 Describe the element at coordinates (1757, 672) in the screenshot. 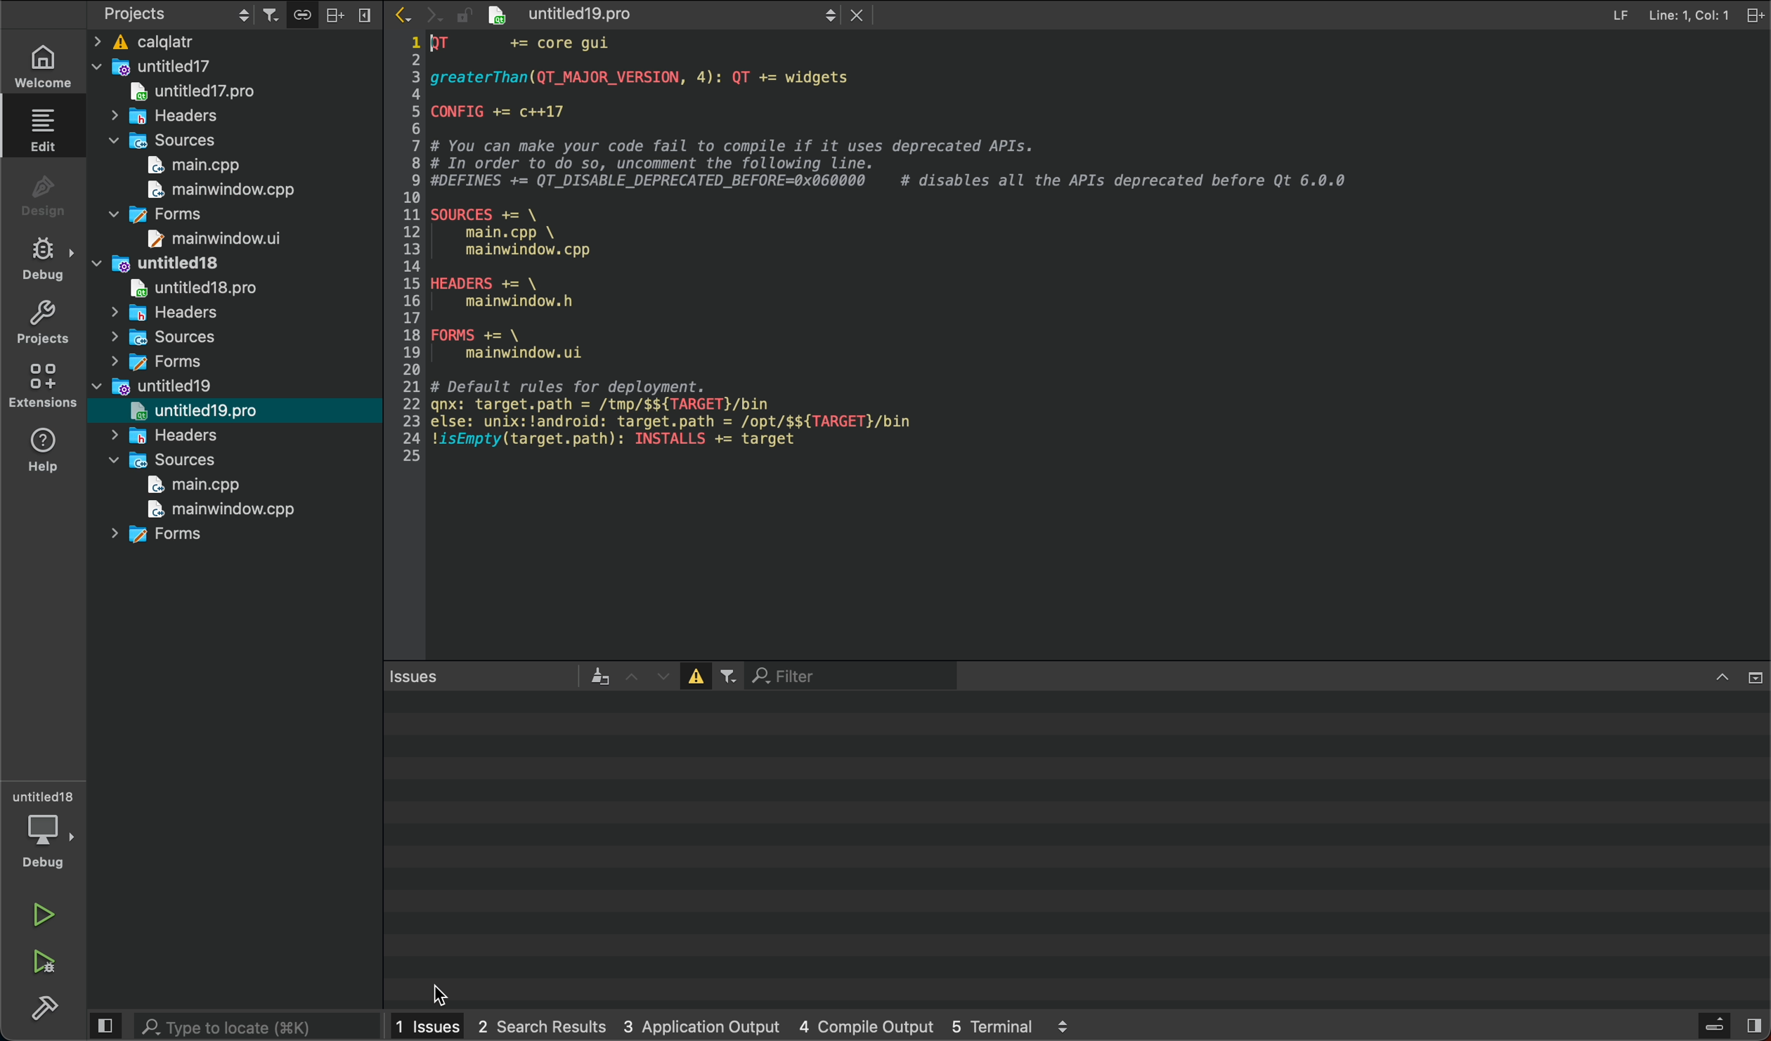

I see `view` at that location.